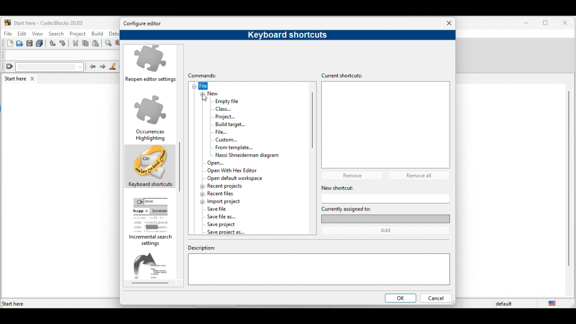 The image size is (576, 324). What do you see at coordinates (205, 99) in the screenshot?
I see `cursor` at bounding box center [205, 99].